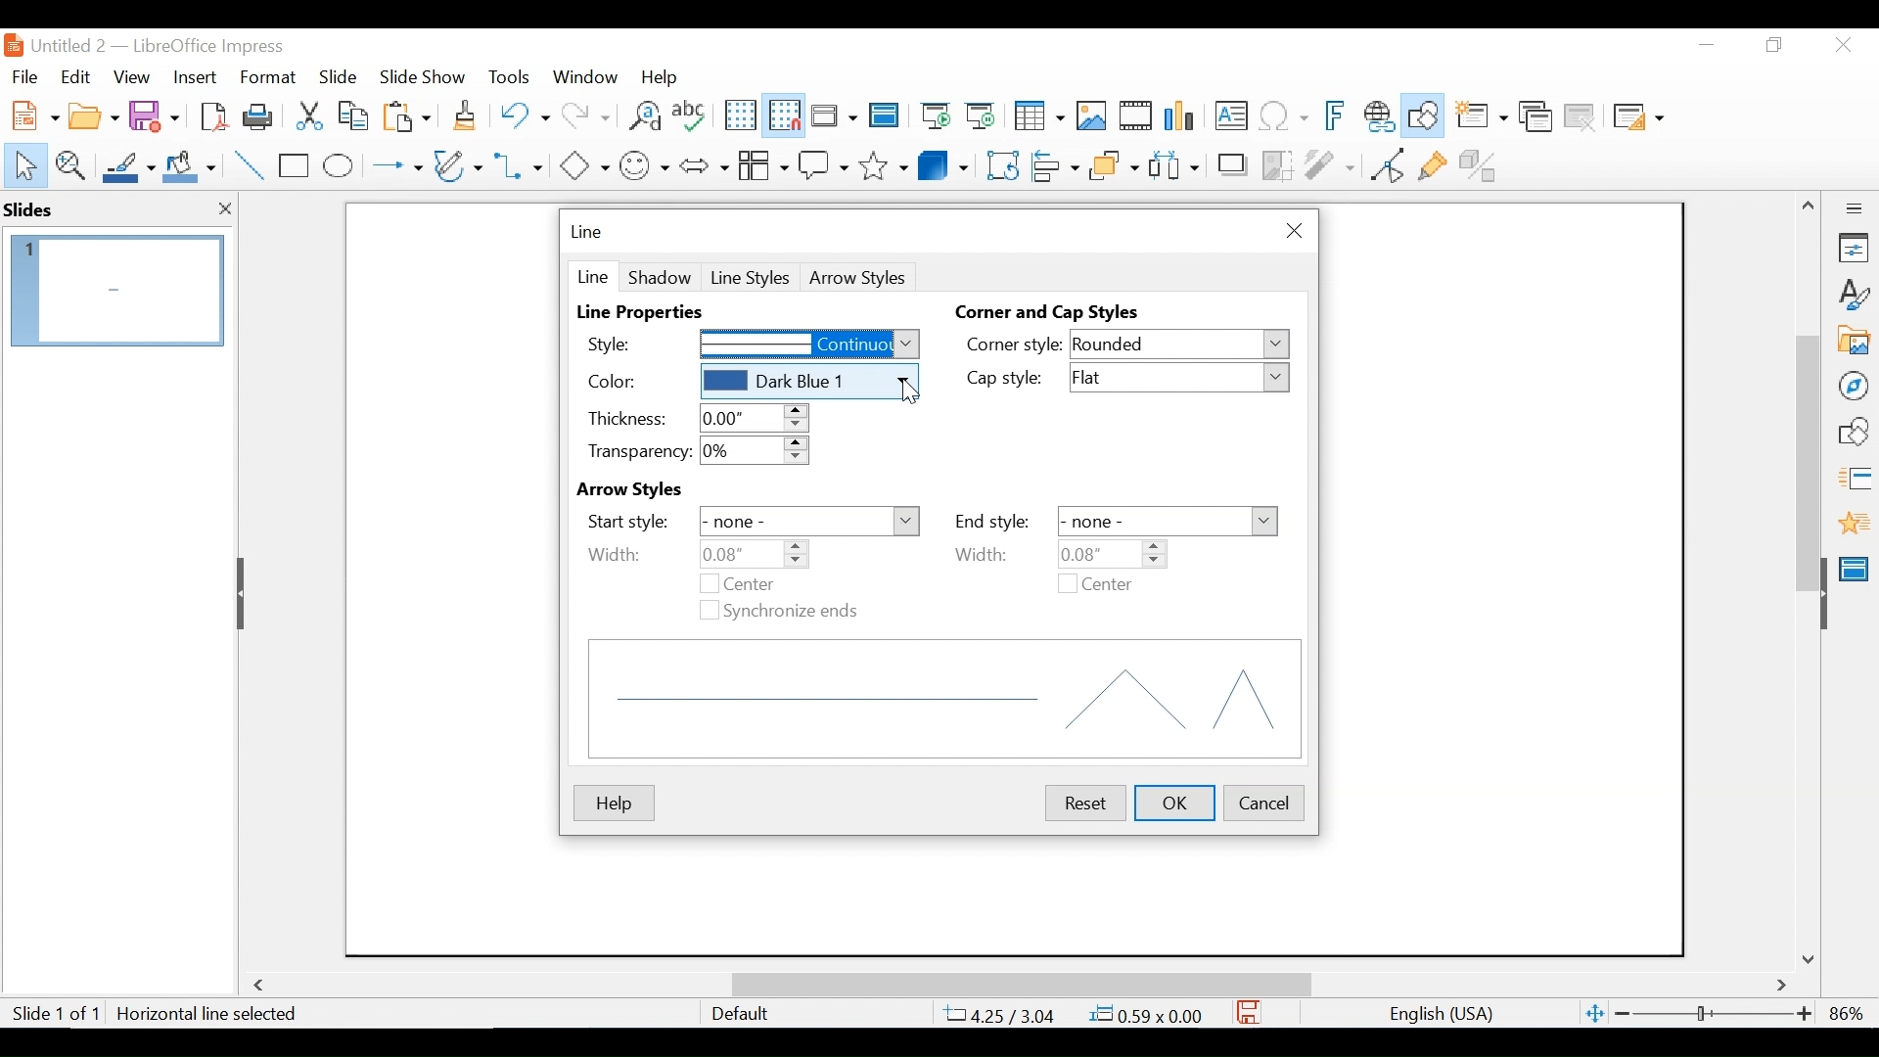 This screenshot has height=1057, width=1879. I want to click on Galler, so click(1853, 342).